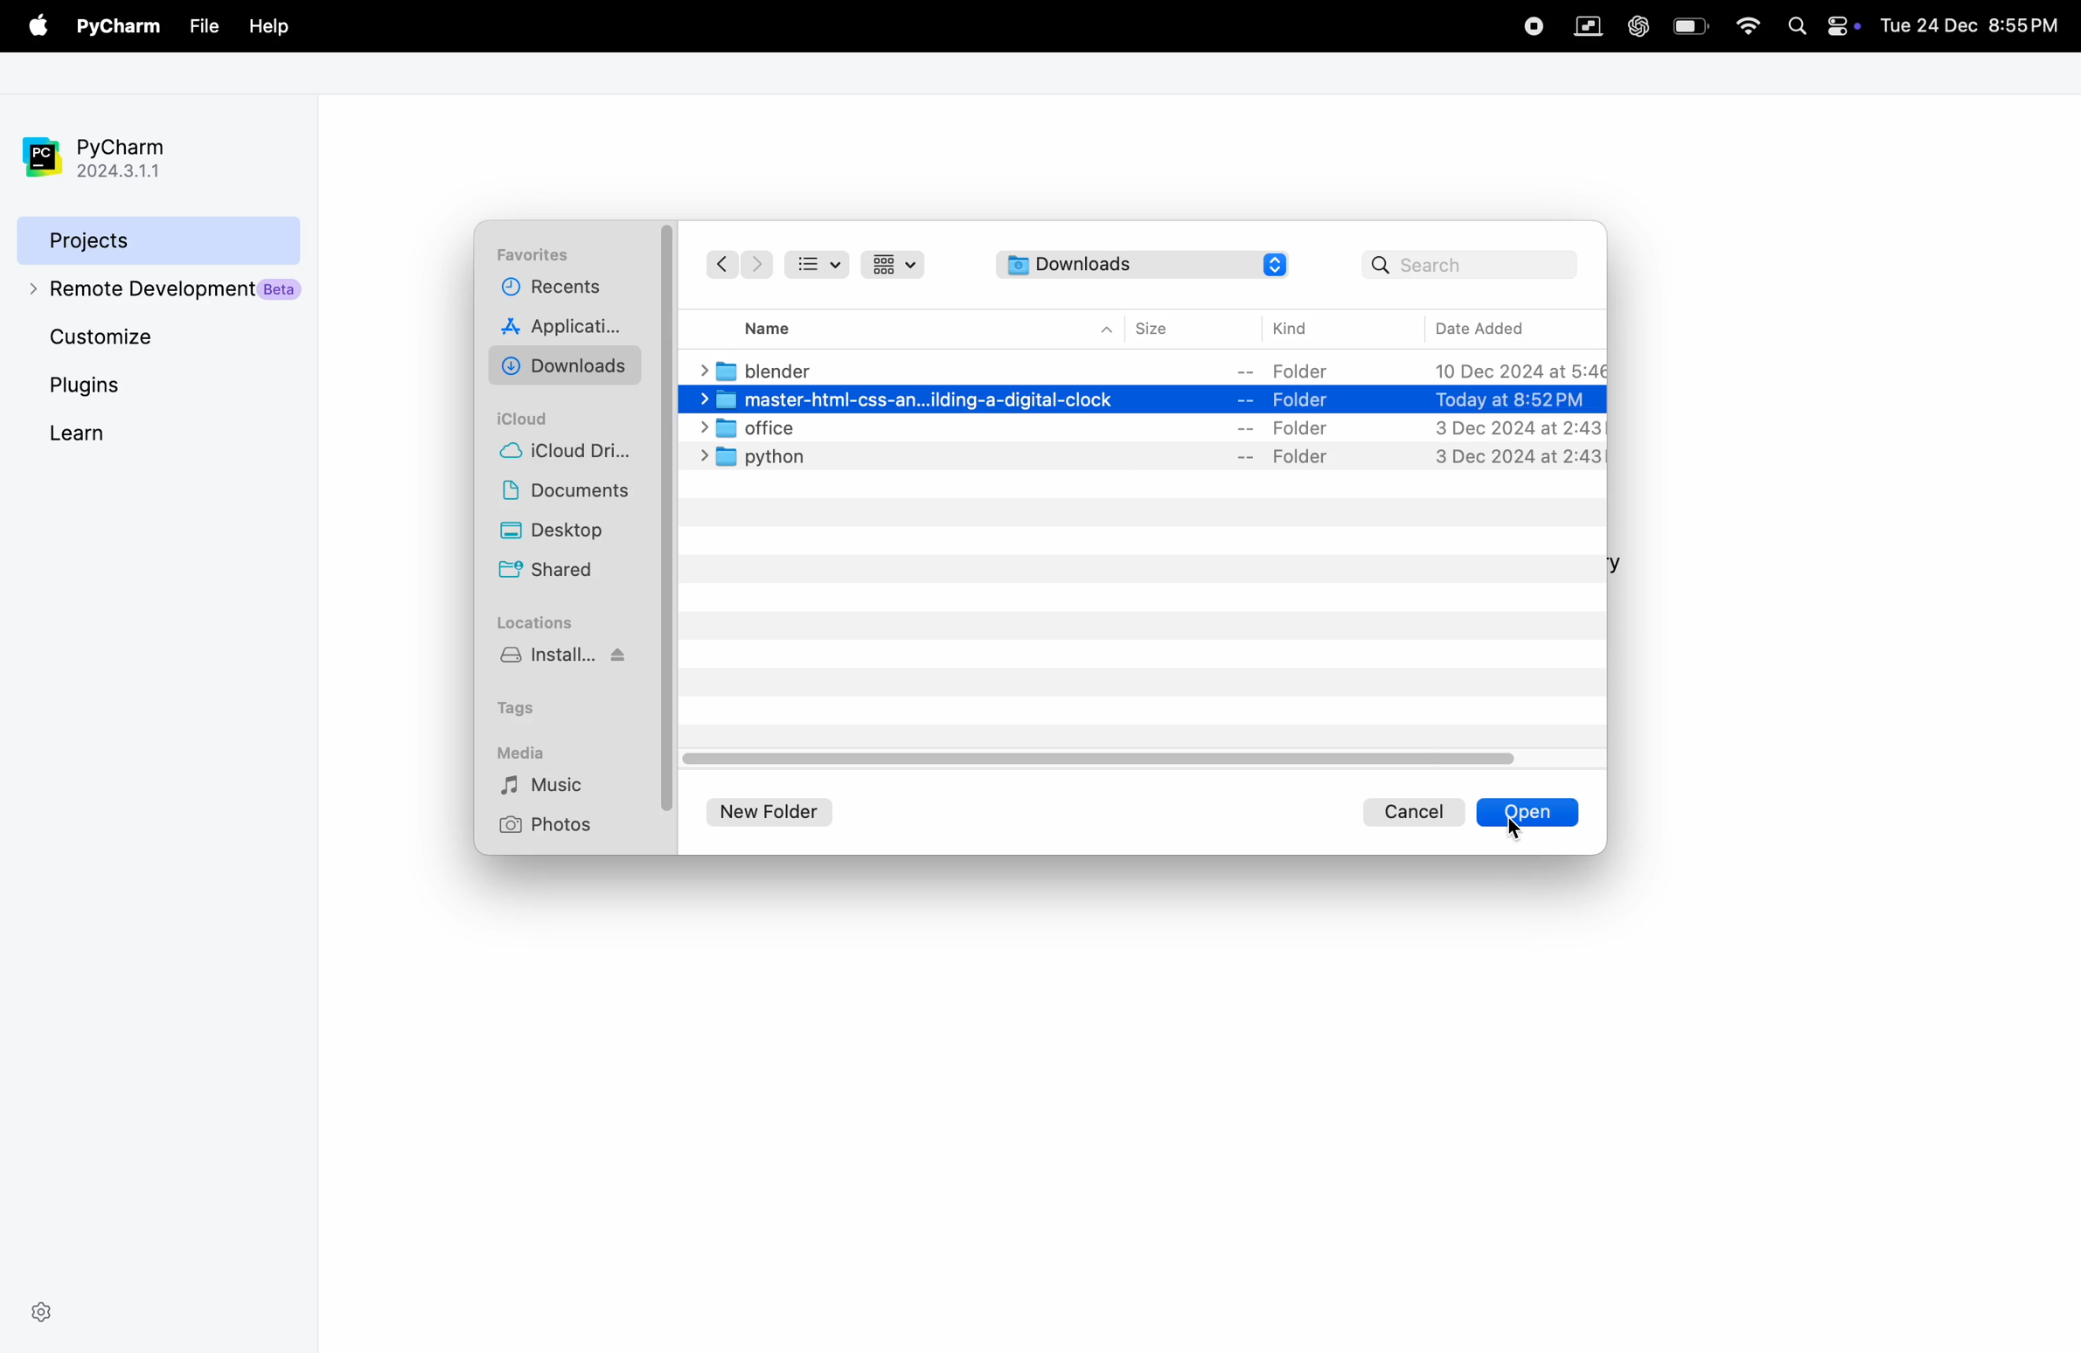 The width and height of the screenshot is (2081, 1353). Describe the element at coordinates (531, 418) in the screenshot. I see `icloud` at that location.